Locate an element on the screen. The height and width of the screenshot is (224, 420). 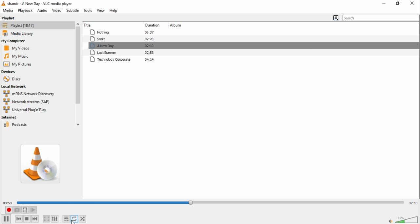
album is located at coordinates (176, 26).